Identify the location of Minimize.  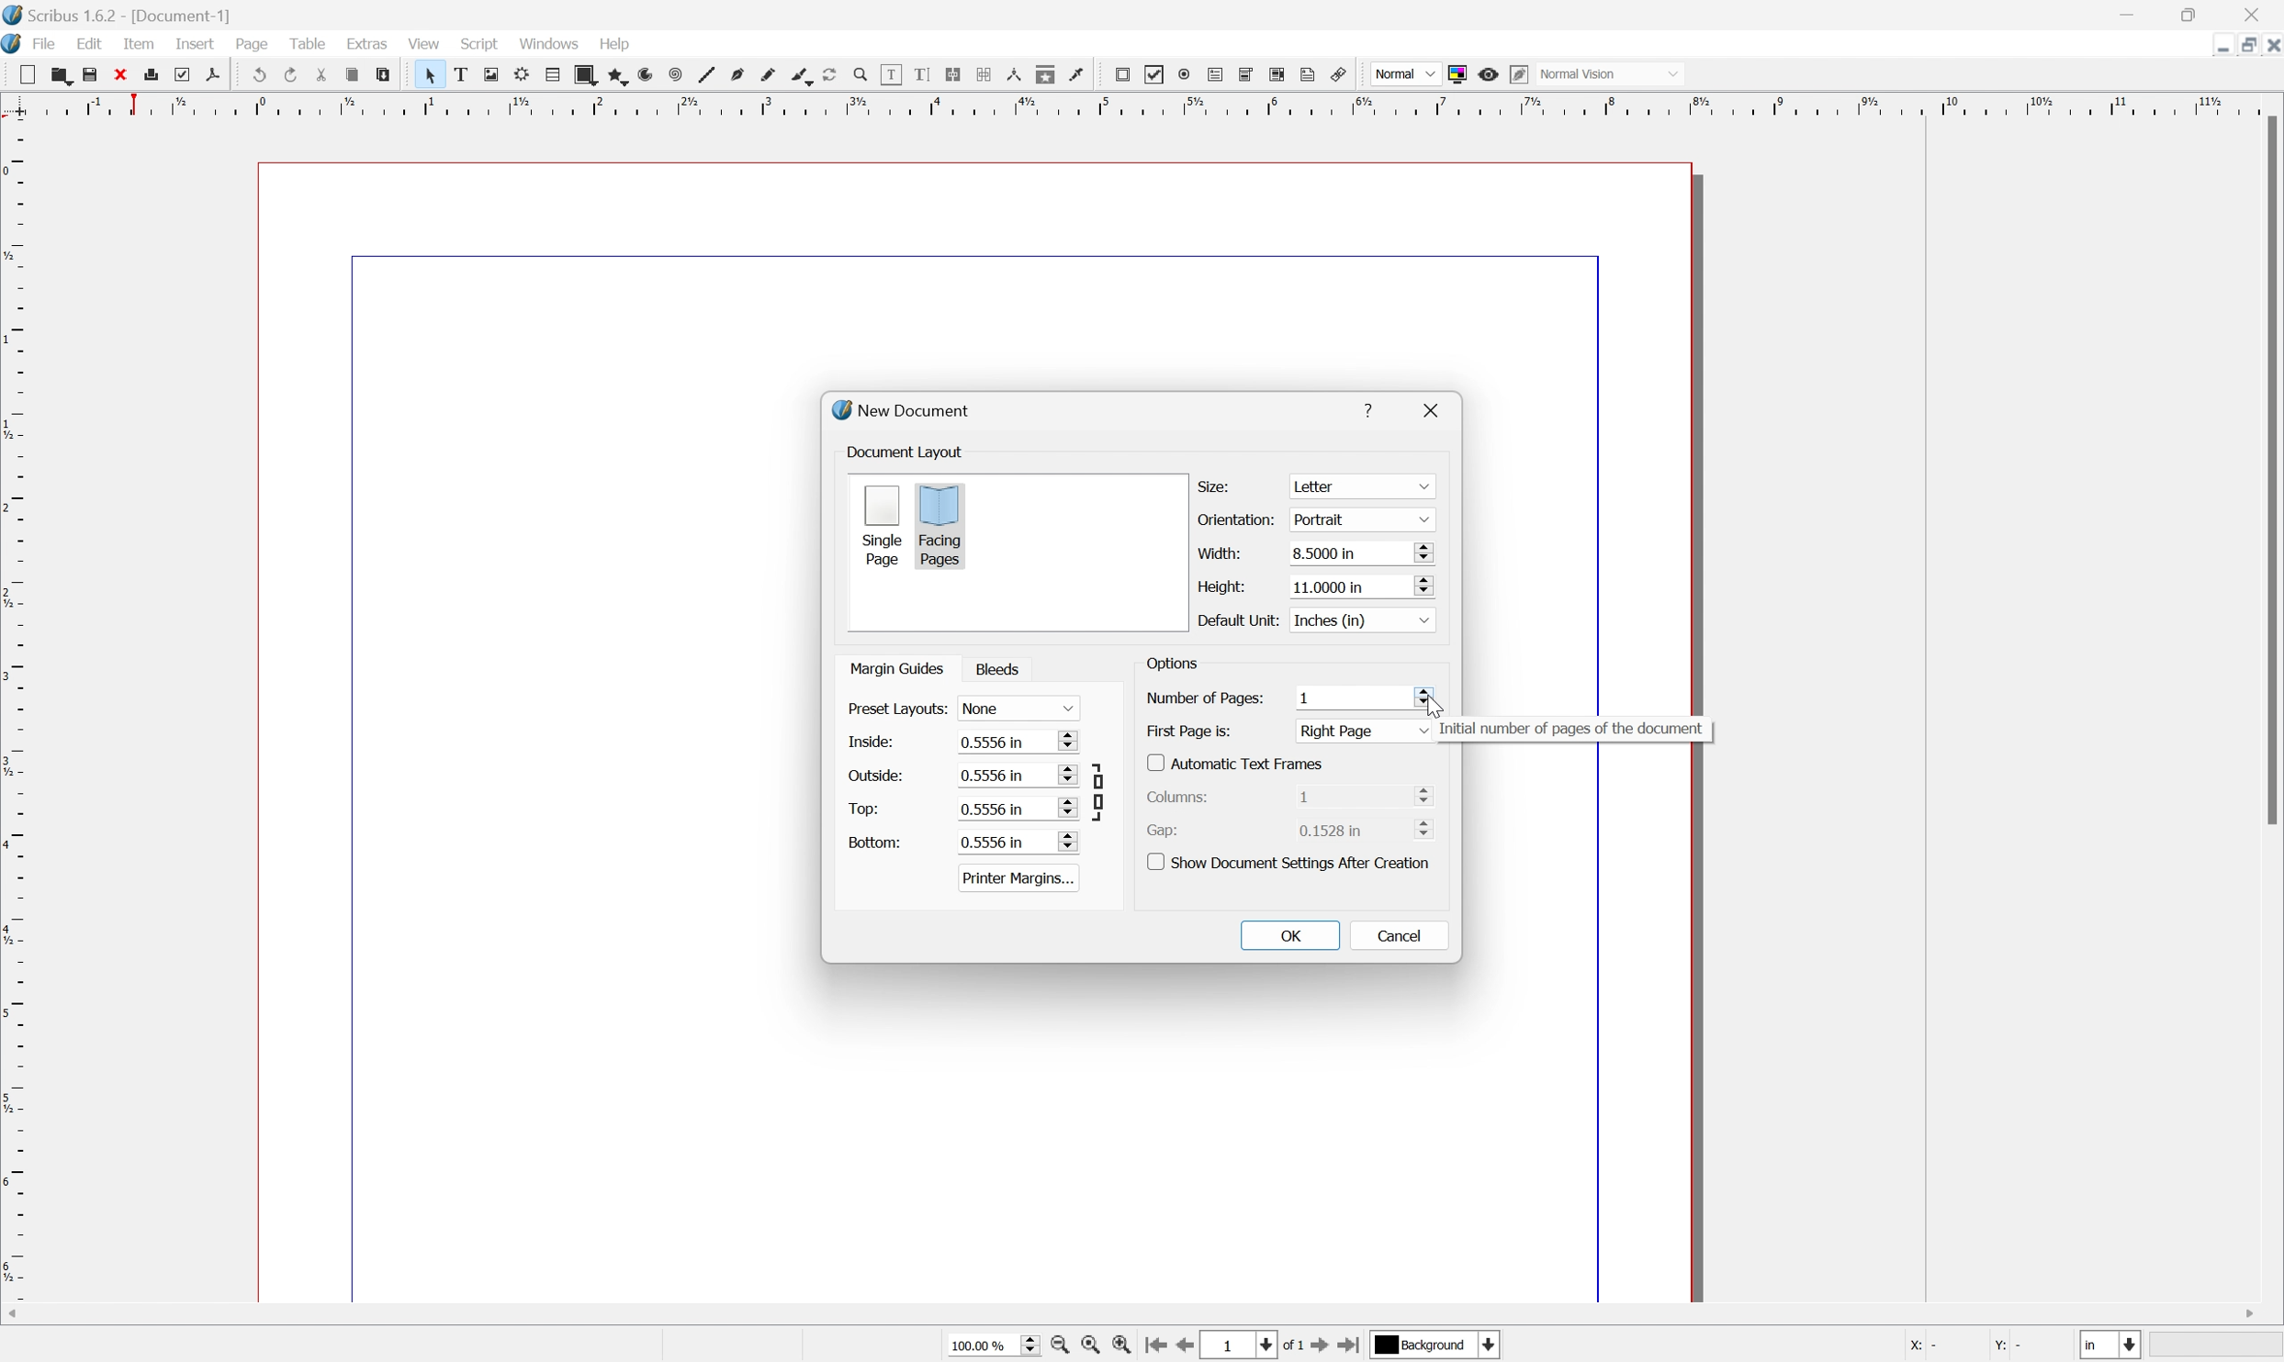
(2132, 13).